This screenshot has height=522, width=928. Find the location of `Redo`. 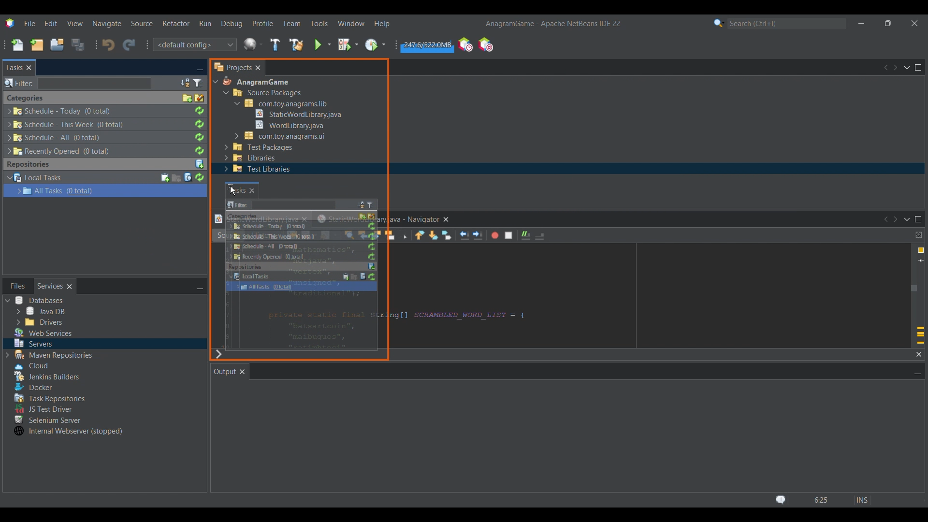

Redo is located at coordinates (129, 45).